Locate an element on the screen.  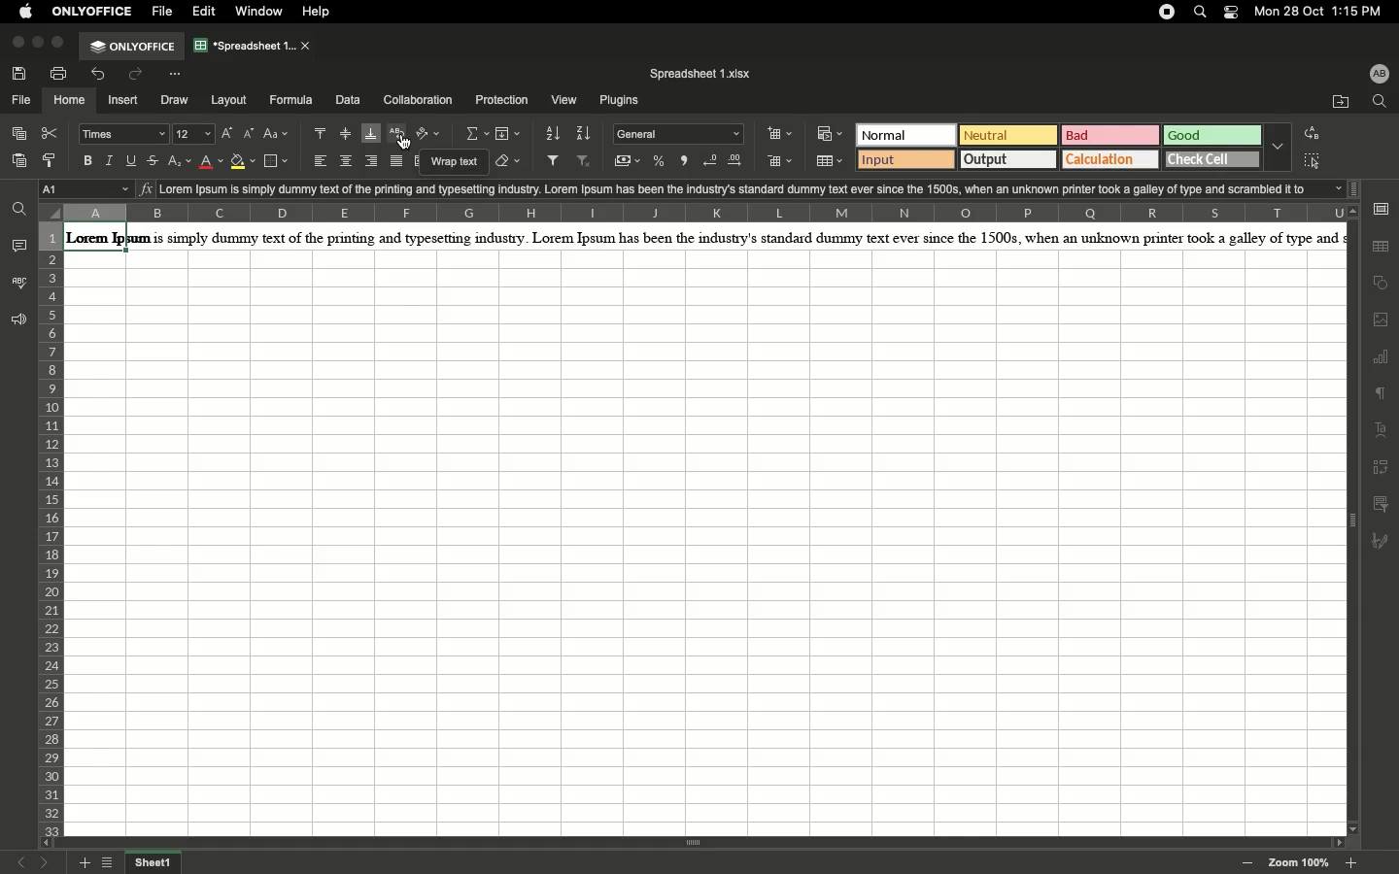
Guide text is located at coordinates (454, 161).